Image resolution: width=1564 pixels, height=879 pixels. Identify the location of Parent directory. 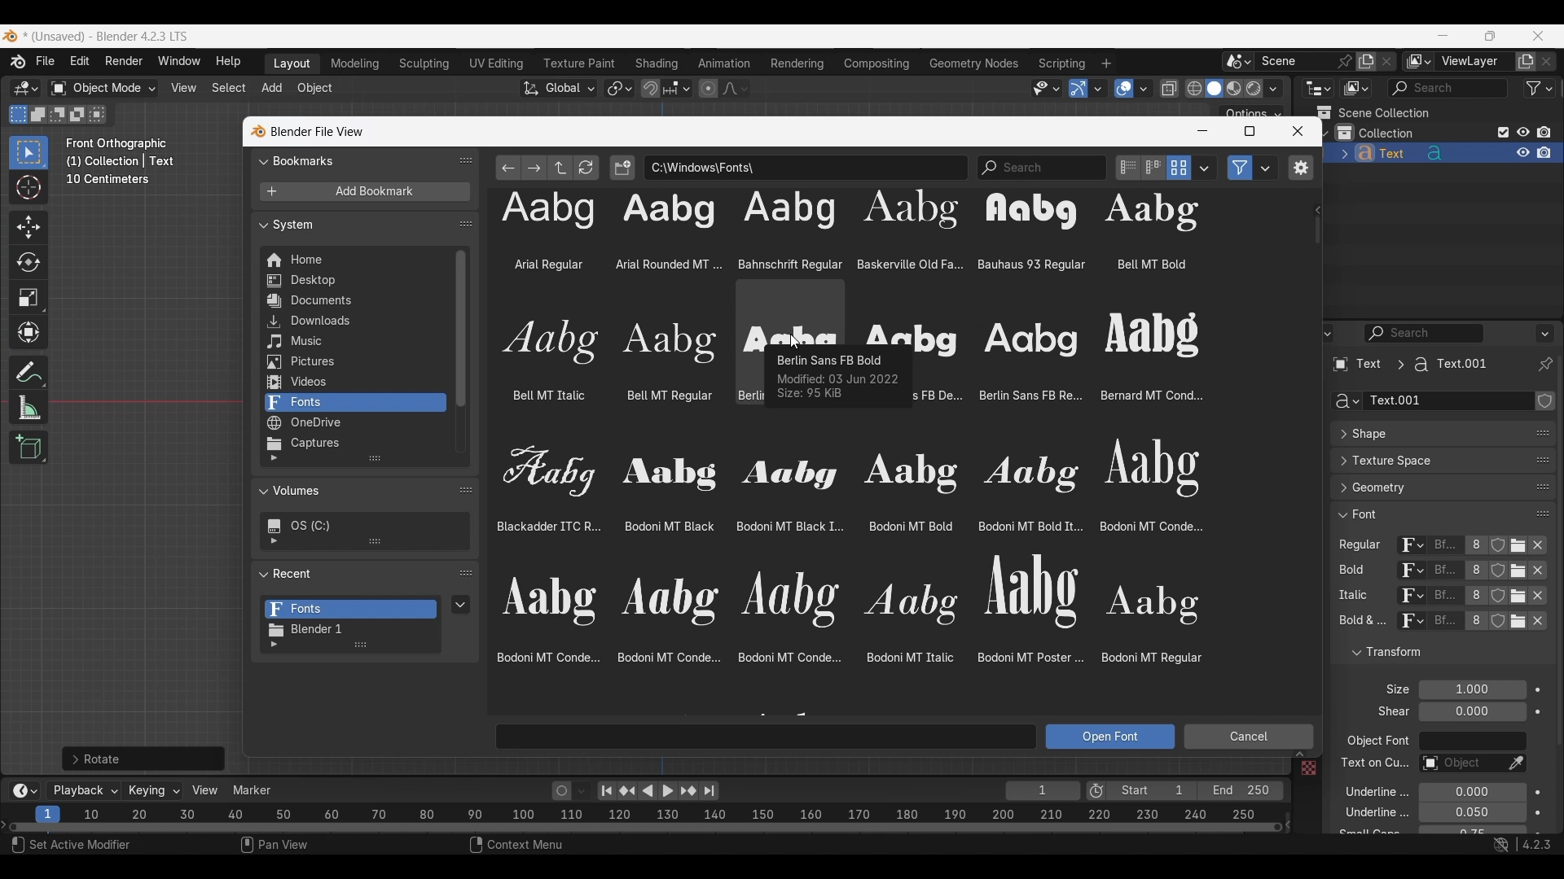
(560, 168).